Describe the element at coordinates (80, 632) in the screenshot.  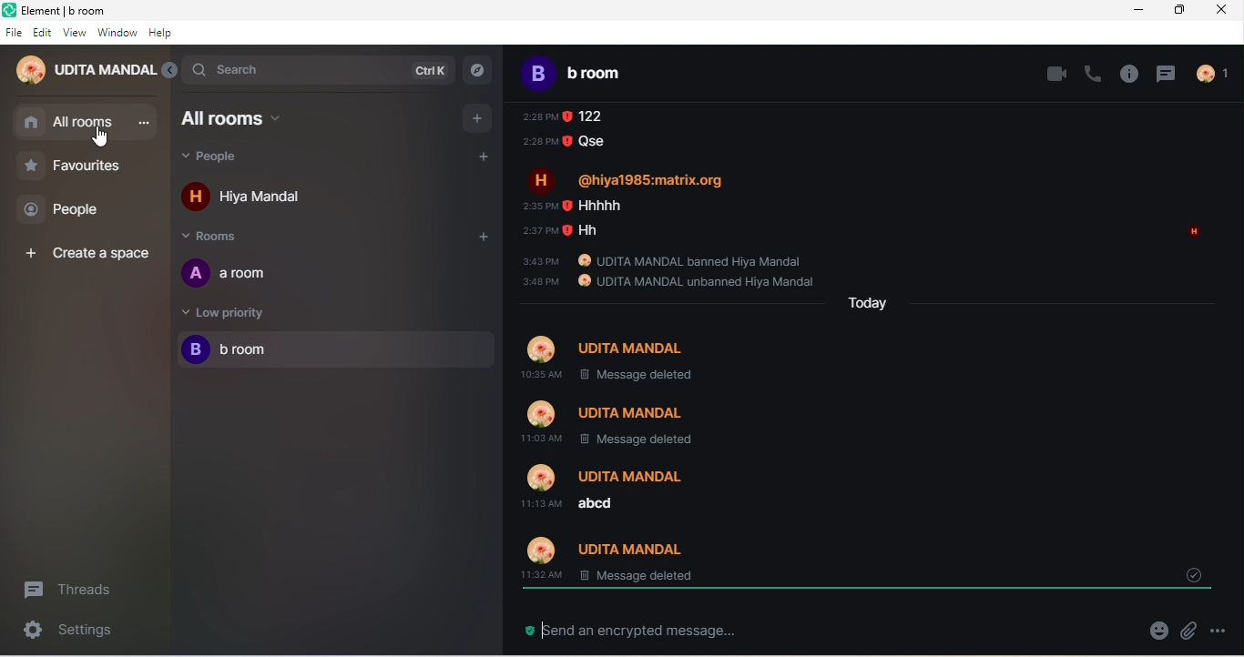
I see `seetings` at that location.